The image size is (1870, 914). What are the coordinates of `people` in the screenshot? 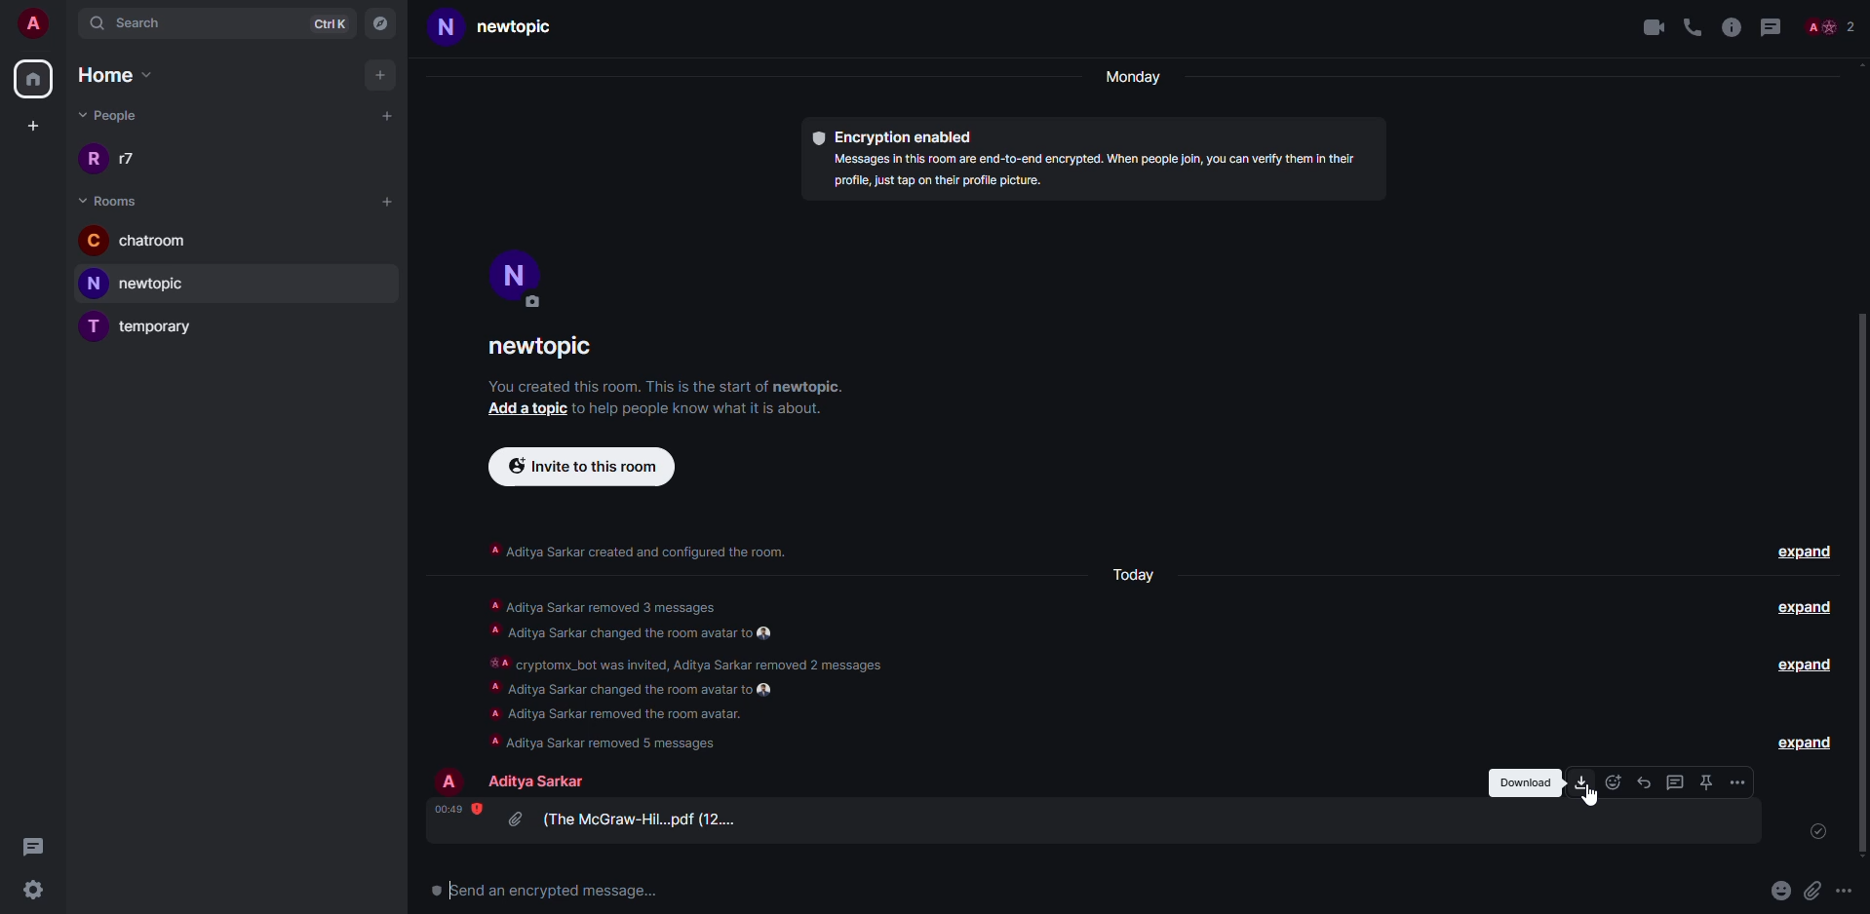 It's located at (122, 161).